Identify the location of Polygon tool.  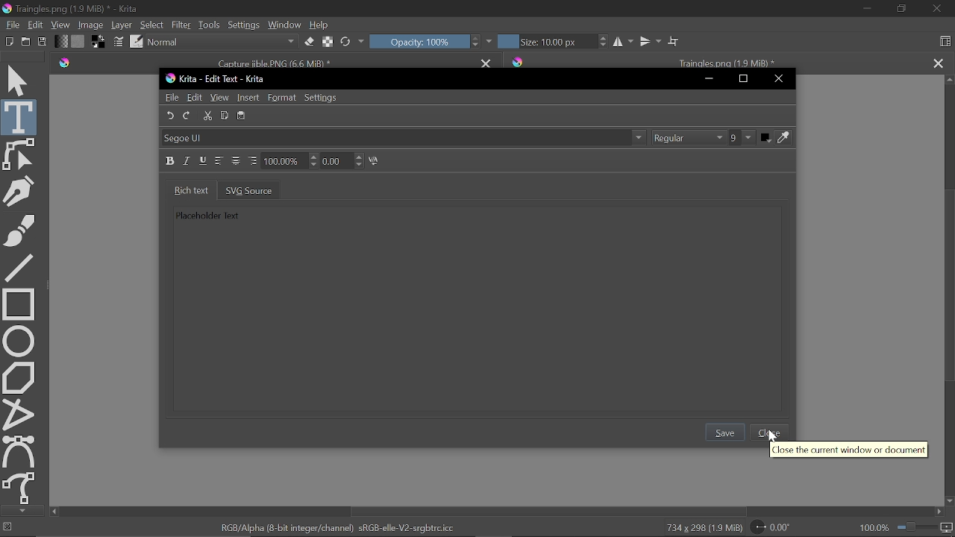
(19, 377).